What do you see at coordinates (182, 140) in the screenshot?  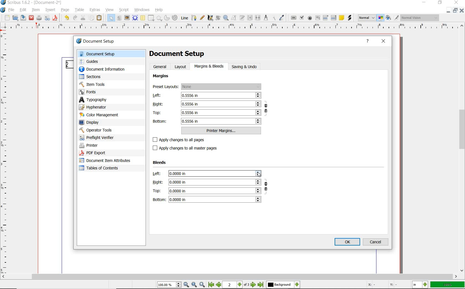 I see `apply changes to all pages` at bounding box center [182, 140].